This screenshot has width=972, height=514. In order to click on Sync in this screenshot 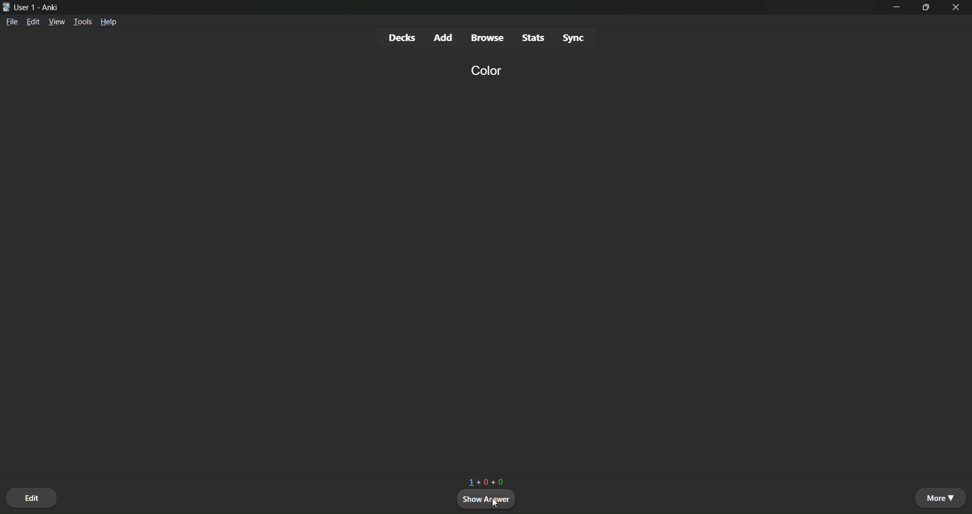, I will do `click(575, 38)`.